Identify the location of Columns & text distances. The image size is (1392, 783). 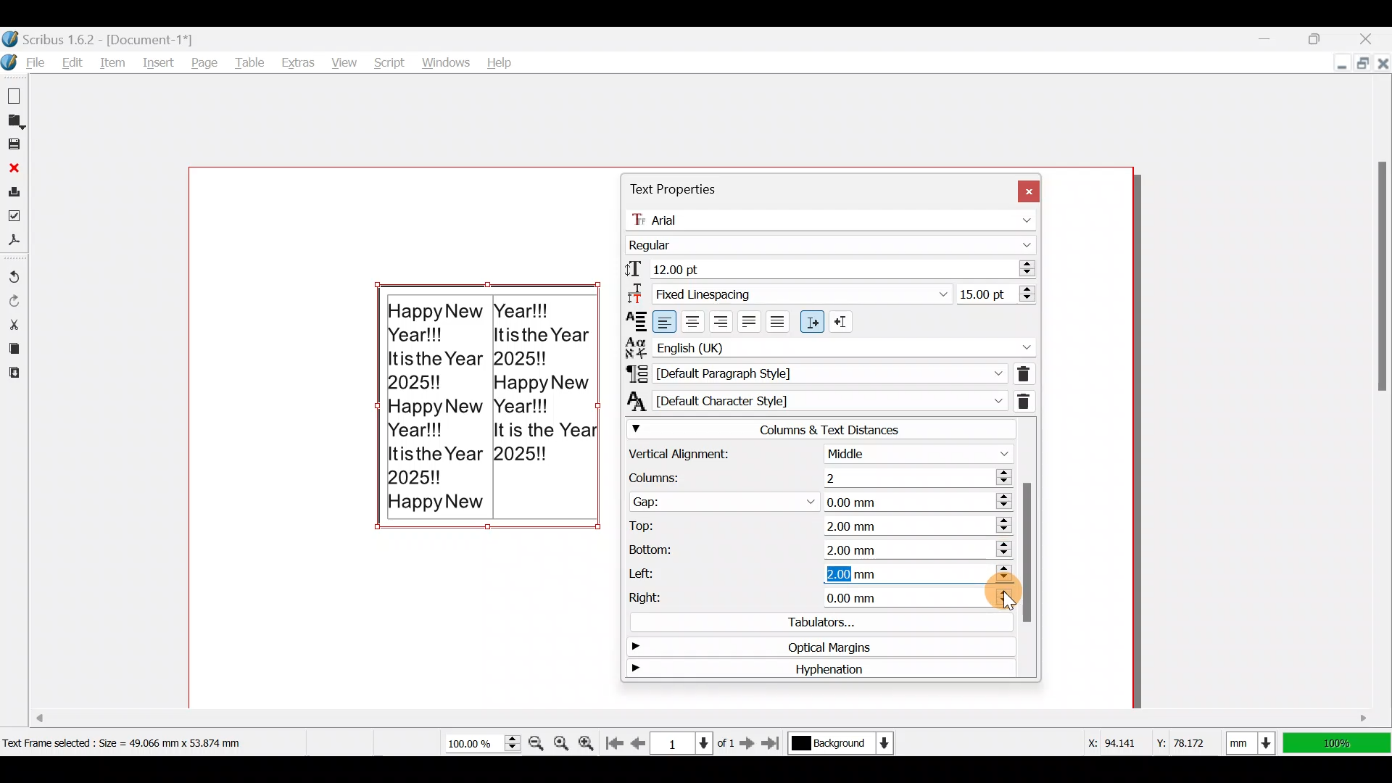
(819, 429).